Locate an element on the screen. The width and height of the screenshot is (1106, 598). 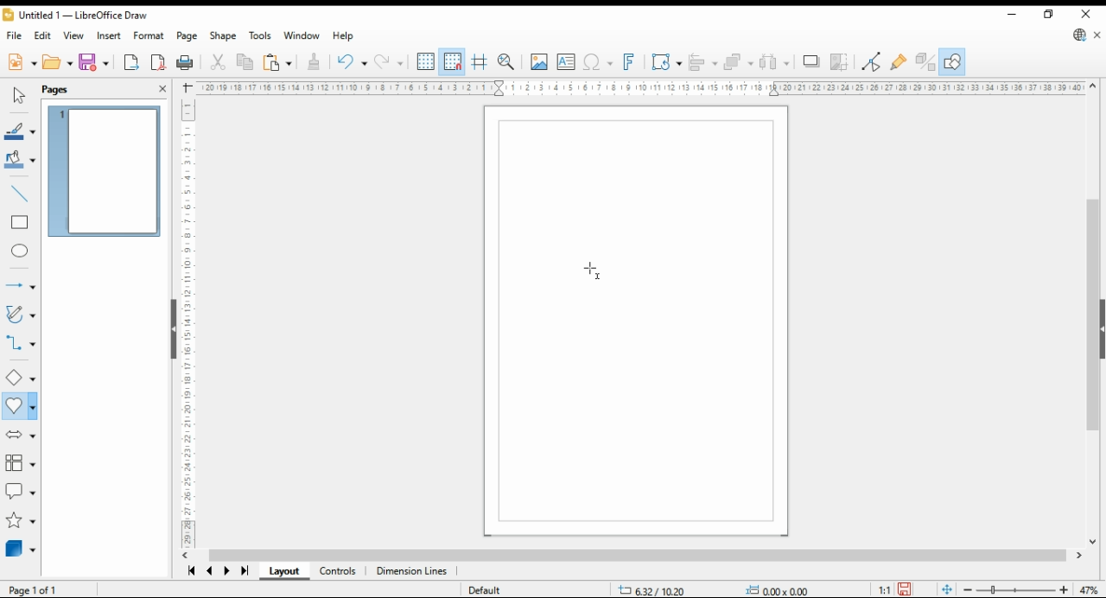
minimize is located at coordinates (1011, 14).